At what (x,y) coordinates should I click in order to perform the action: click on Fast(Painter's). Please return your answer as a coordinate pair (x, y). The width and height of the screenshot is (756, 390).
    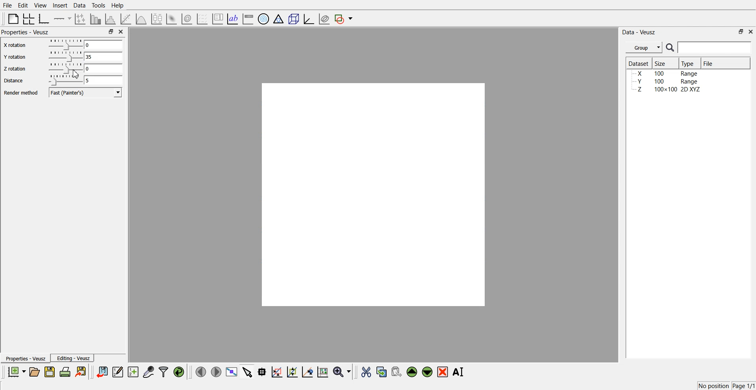
    Looking at the image, I should click on (86, 93).